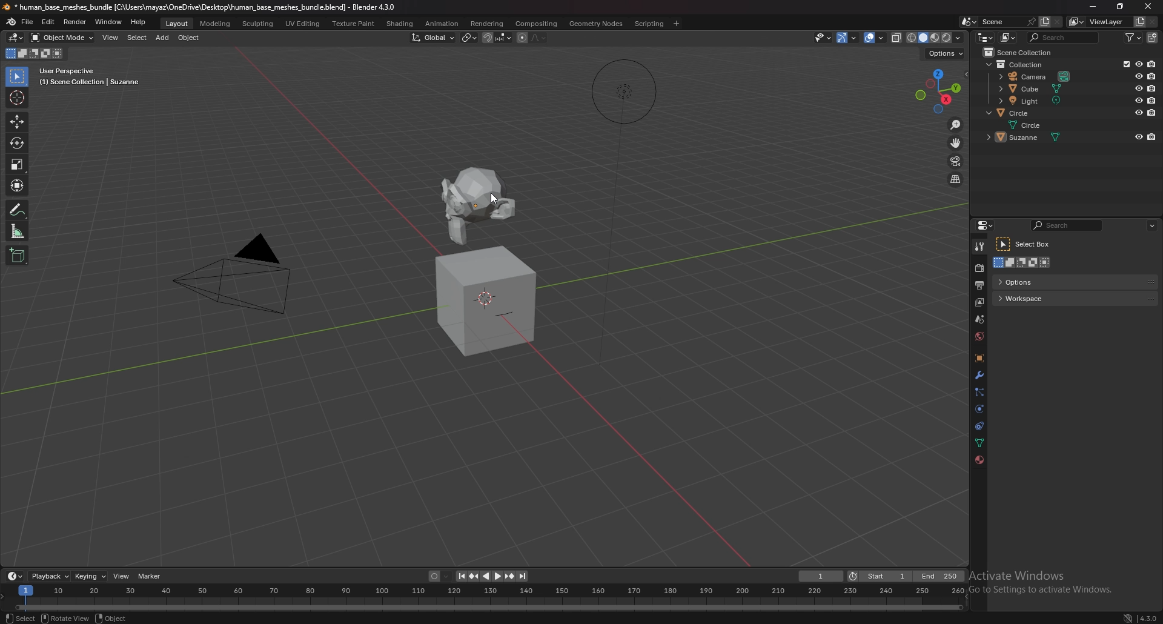  I want to click on select, so click(138, 38).